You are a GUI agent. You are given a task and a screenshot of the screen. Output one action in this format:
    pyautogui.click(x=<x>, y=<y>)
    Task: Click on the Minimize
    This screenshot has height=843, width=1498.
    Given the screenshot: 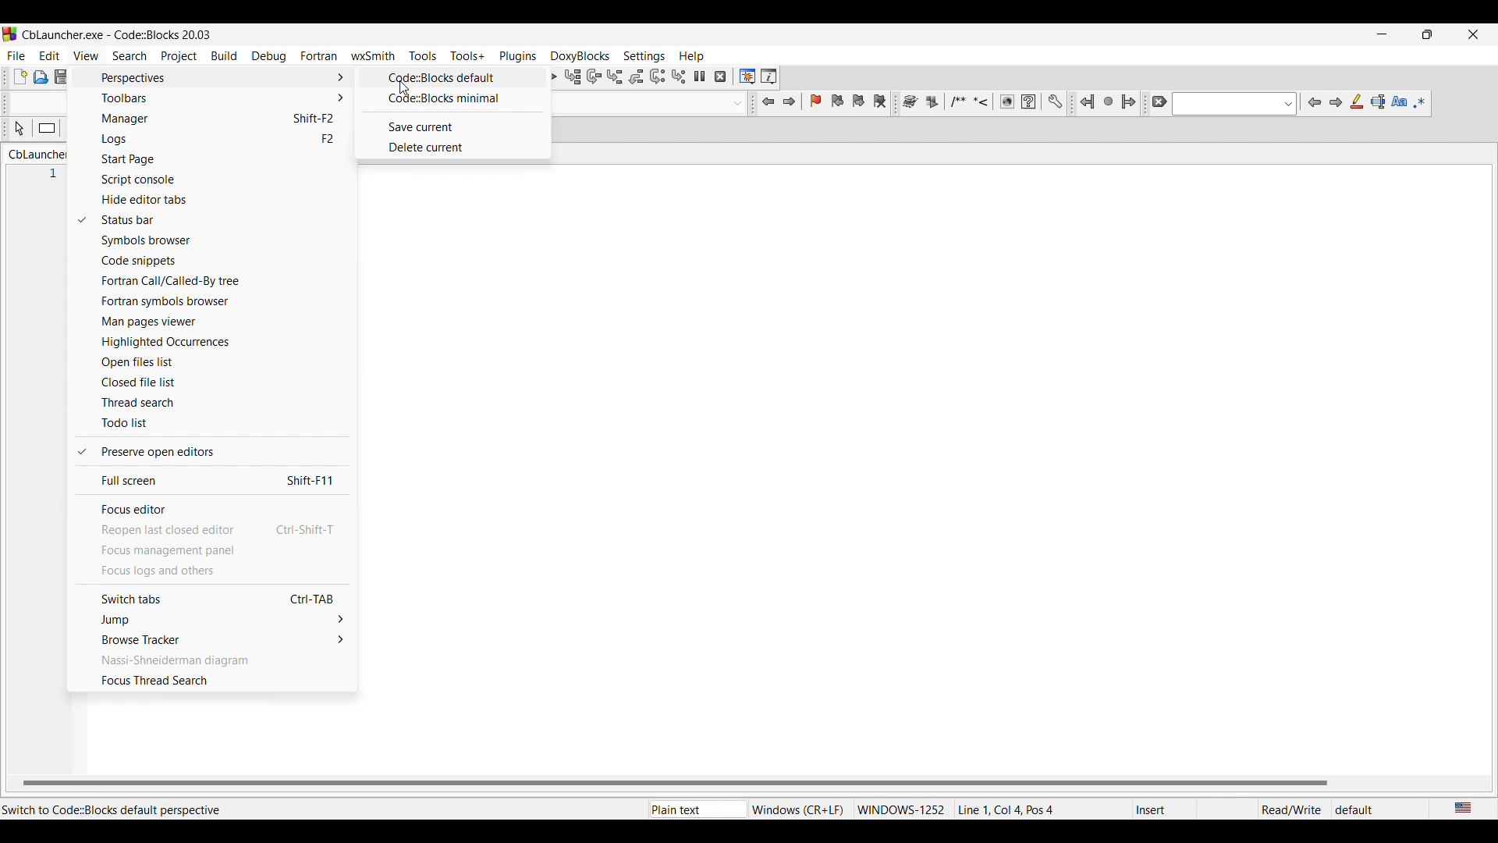 What is the action you would take?
    pyautogui.click(x=1382, y=34)
    